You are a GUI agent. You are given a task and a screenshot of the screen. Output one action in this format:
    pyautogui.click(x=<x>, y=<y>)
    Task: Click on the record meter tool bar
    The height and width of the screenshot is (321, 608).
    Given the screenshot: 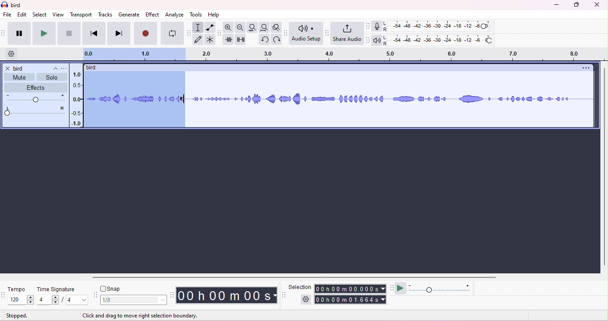 What is the action you would take?
    pyautogui.click(x=369, y=26)
    